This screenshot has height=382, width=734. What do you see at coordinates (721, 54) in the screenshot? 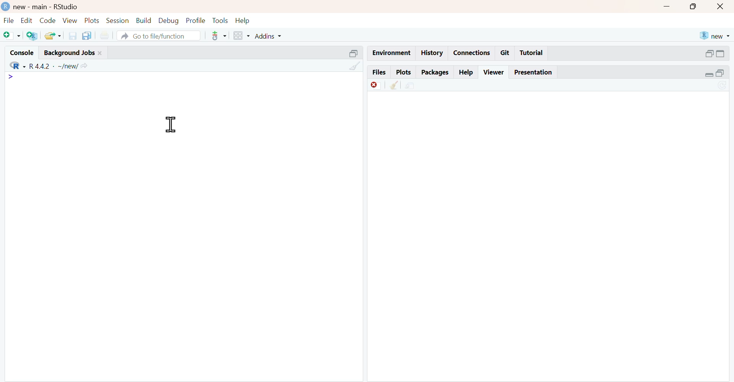
I see `expand/collapse` at bounding box center [721, 54].